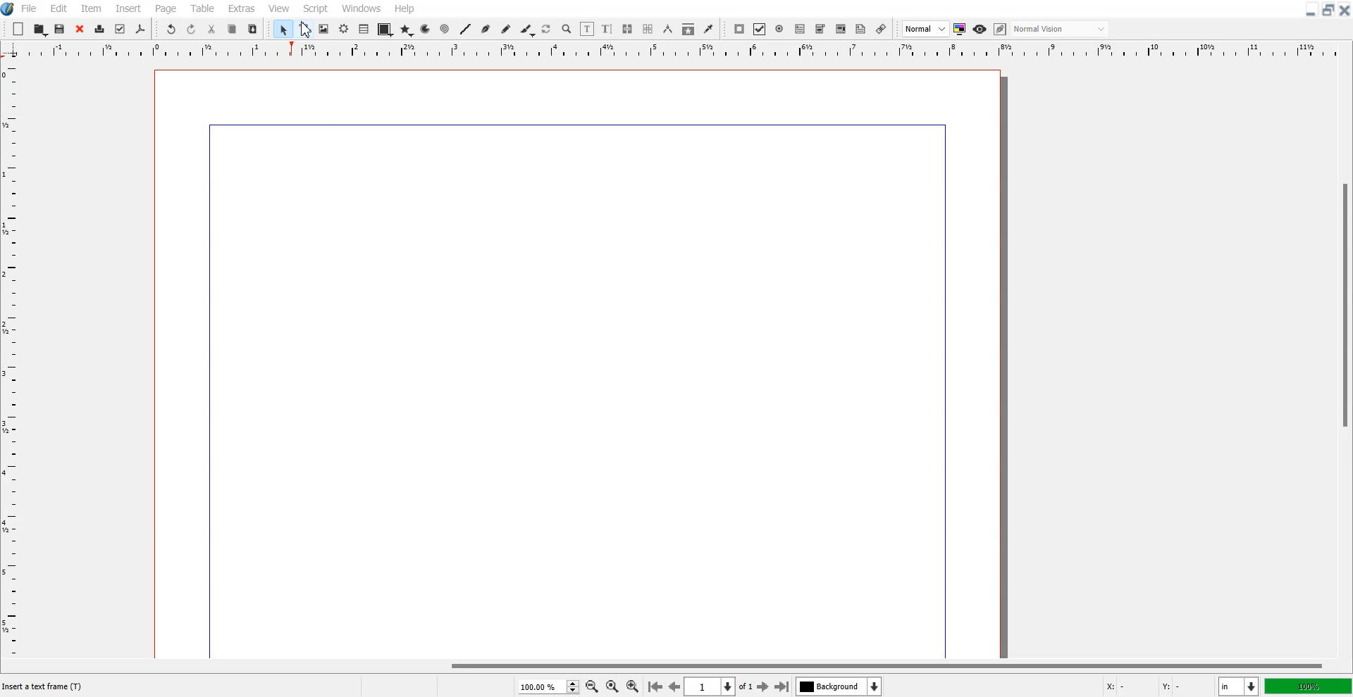 Image resolution: width=1353 pixels, height=697 pixels. What do you see at coordinates (1345, 359) in the screenshot?
I see `Vertical Scroll bar` at bounding box center [1345, 359].